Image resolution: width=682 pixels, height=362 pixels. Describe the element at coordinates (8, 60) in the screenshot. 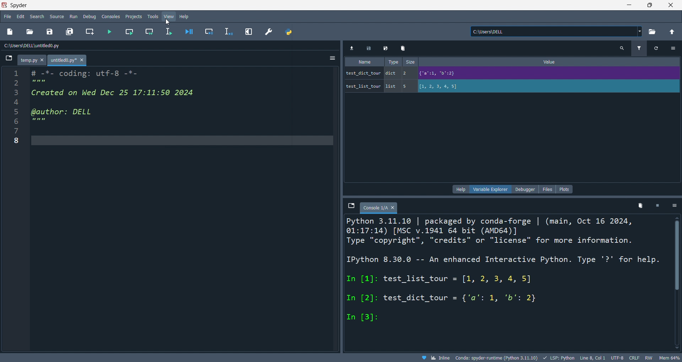

I see `browse tabs` at that location.